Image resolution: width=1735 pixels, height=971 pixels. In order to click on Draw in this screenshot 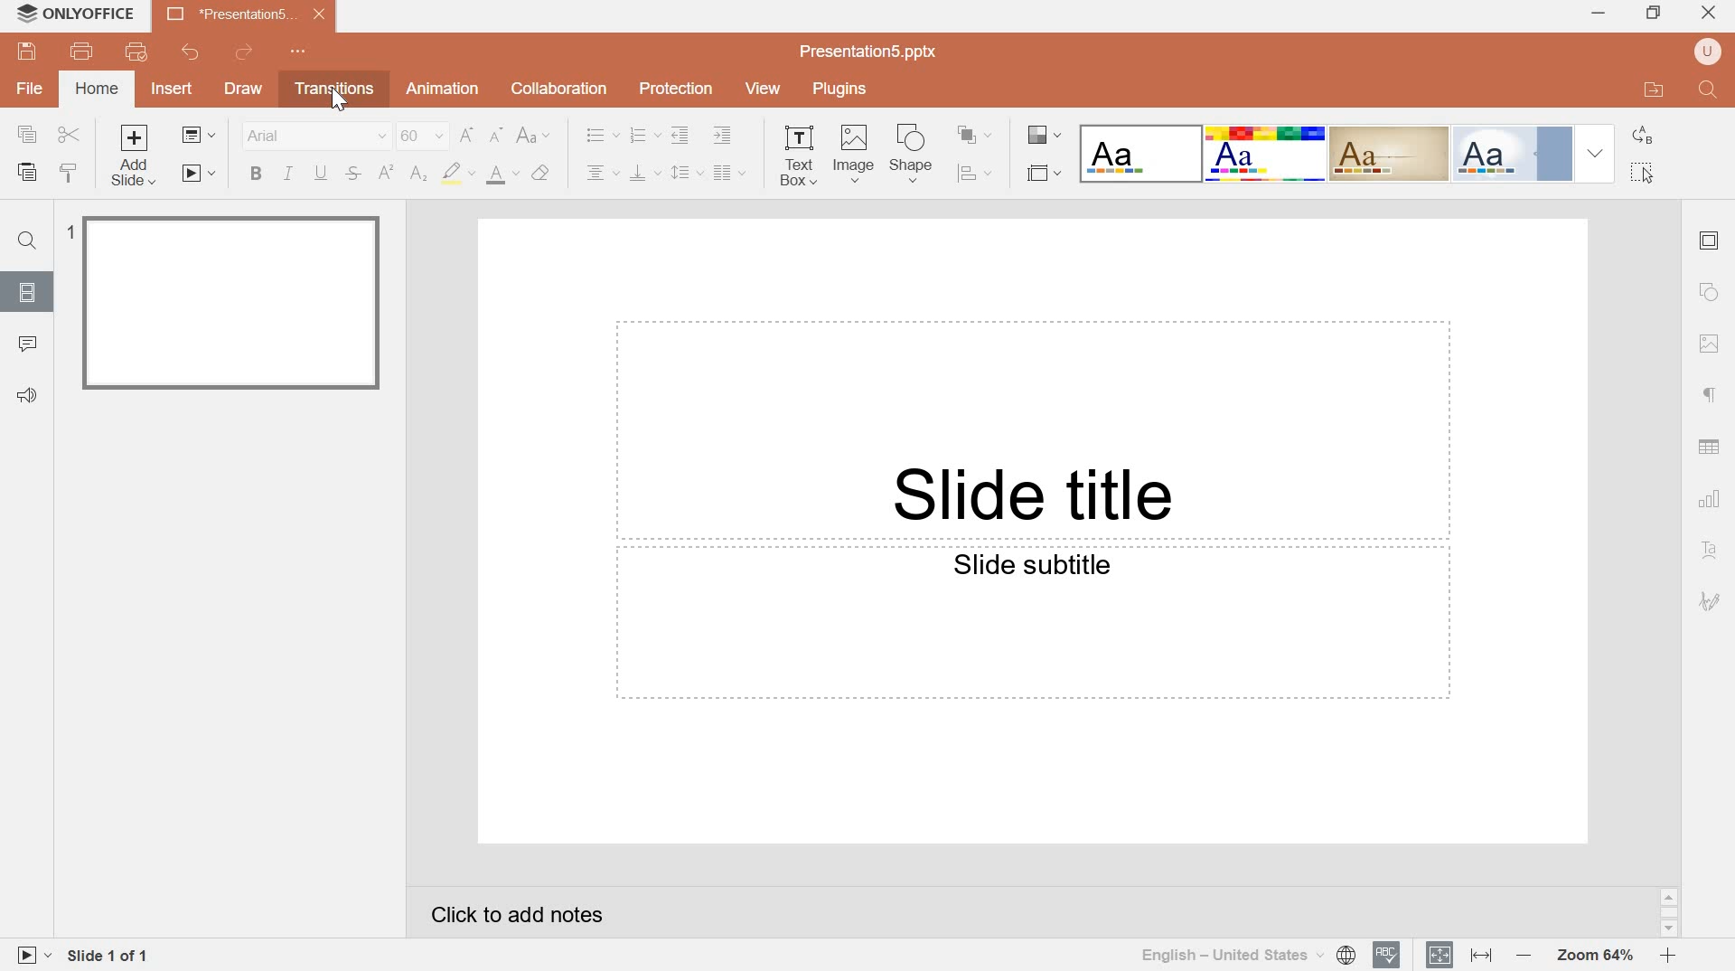, I will do `click(243, 90)`.